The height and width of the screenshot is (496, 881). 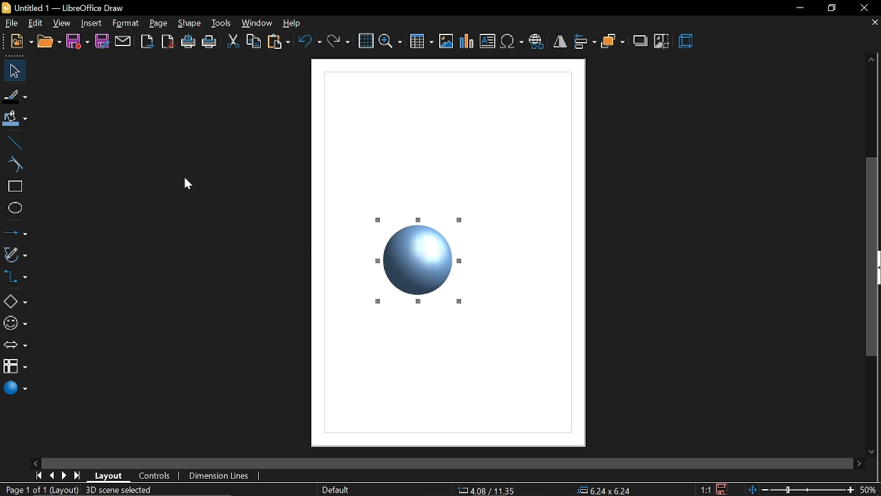 I want to click on page, so click(x=157, y=23).